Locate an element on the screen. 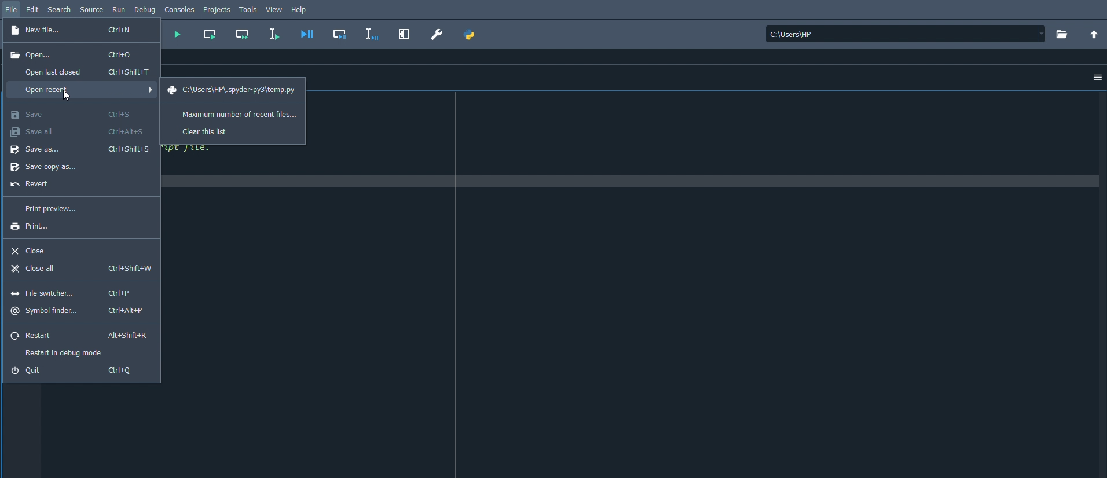  Open last closed is located at coordinates (84, 71).